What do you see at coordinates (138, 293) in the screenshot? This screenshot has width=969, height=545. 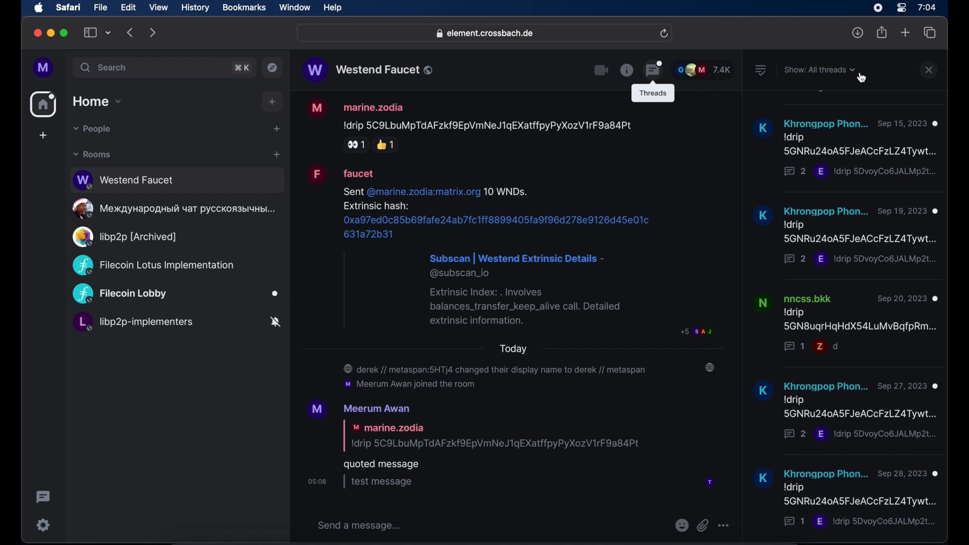 I see ` Filecoin Lobby` at bounding box center [138, 293].